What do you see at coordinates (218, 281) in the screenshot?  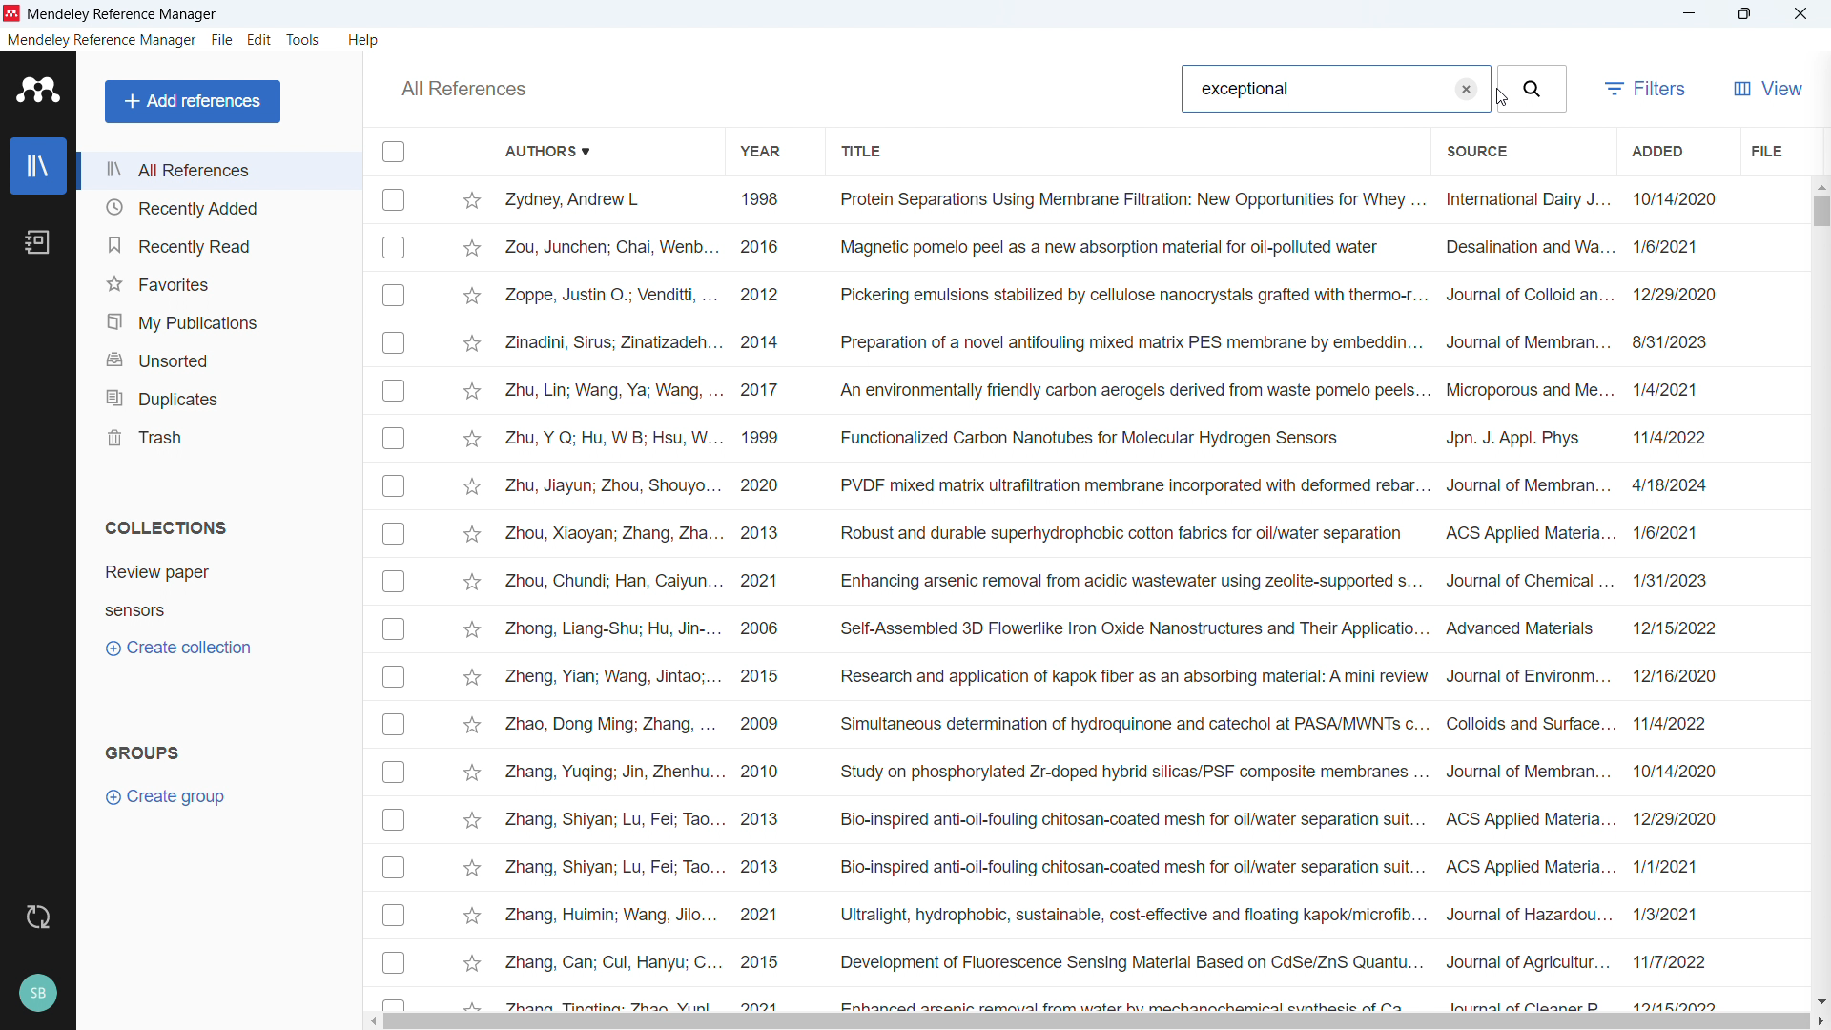 I see `Favourites ` at bounding box center [218, 281].